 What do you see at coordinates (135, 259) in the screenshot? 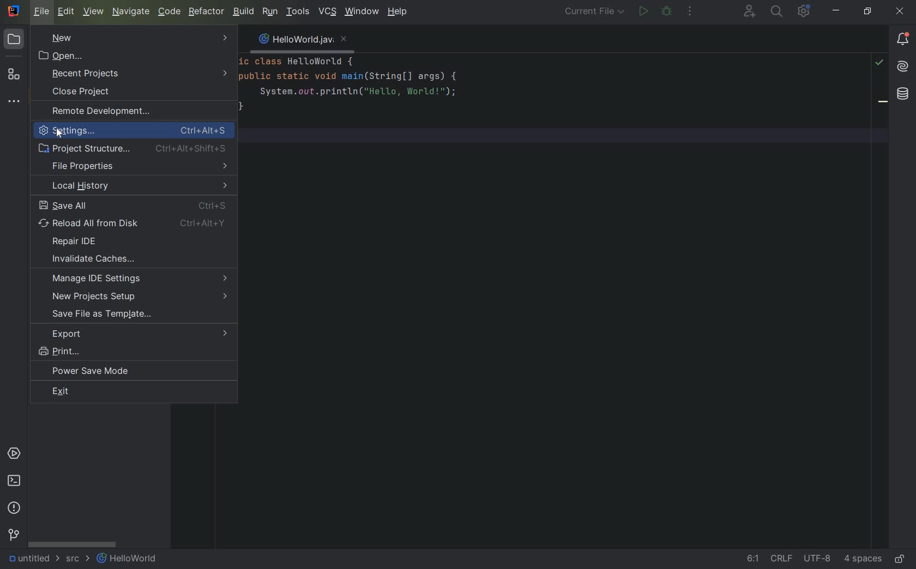
I see `invalidate catches` at bounding box center [135, 259].